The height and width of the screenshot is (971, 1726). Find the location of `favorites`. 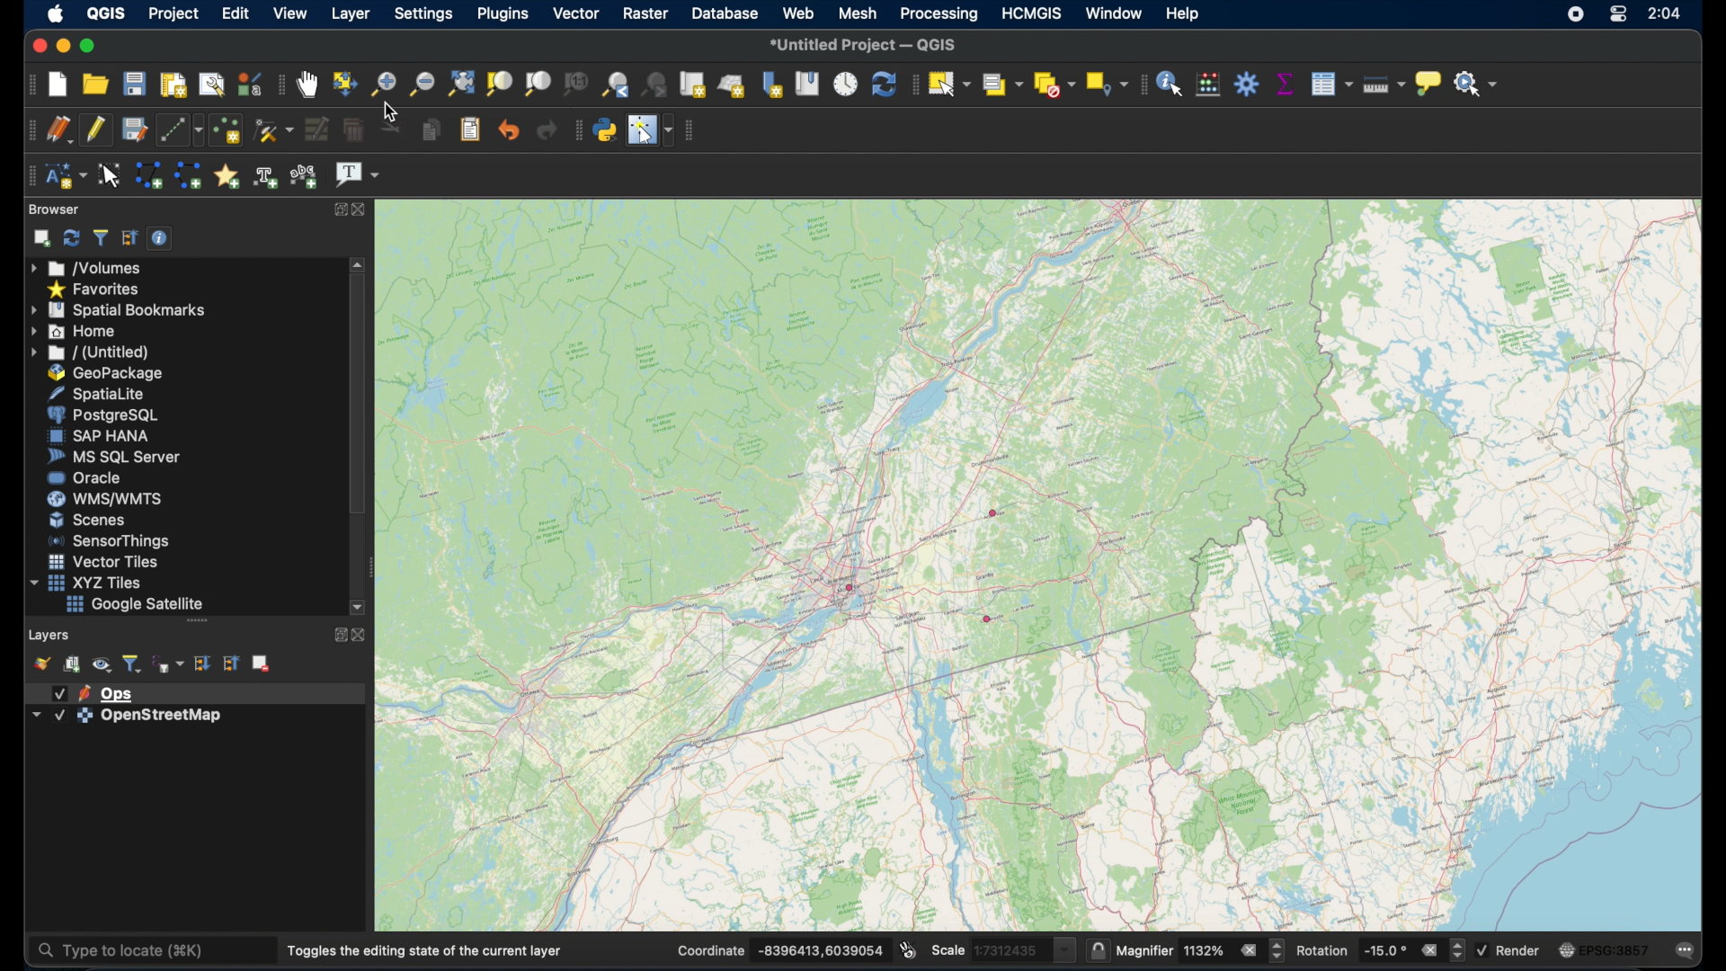

favorites is located at coordinates (96, 289).